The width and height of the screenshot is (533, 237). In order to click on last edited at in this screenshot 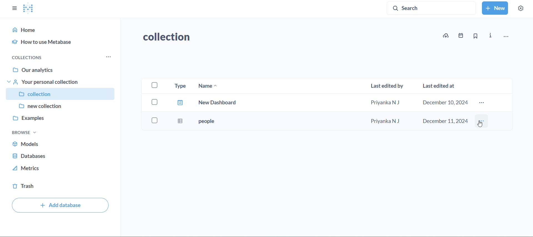, I will do `click(440, 87)`.